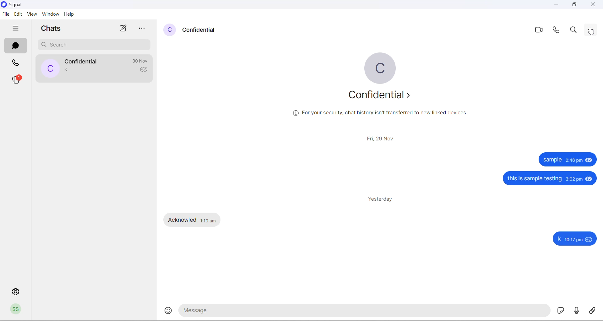  I want to click on profile picture, so click(378, 65).